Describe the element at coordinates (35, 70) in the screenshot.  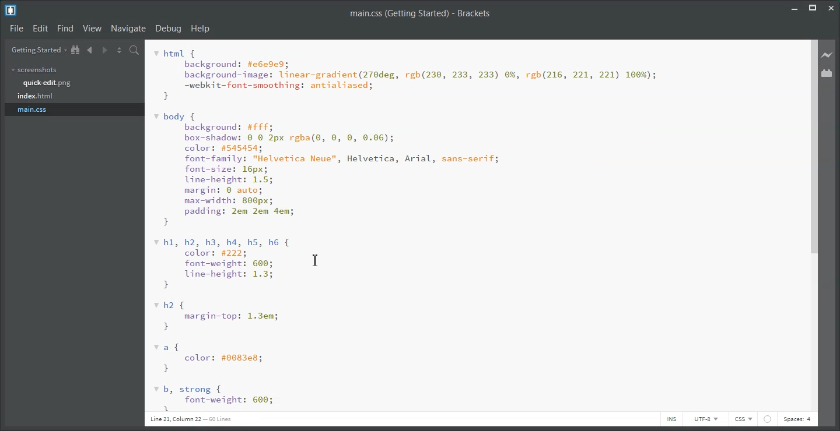
I see `screenshots` at that location.